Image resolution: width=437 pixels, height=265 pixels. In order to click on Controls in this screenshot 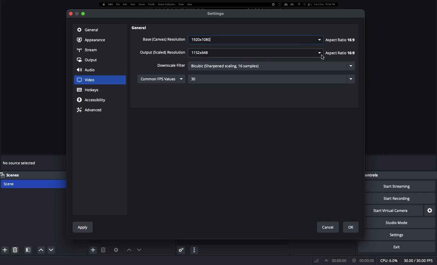, I will do `click(373, 175)`.